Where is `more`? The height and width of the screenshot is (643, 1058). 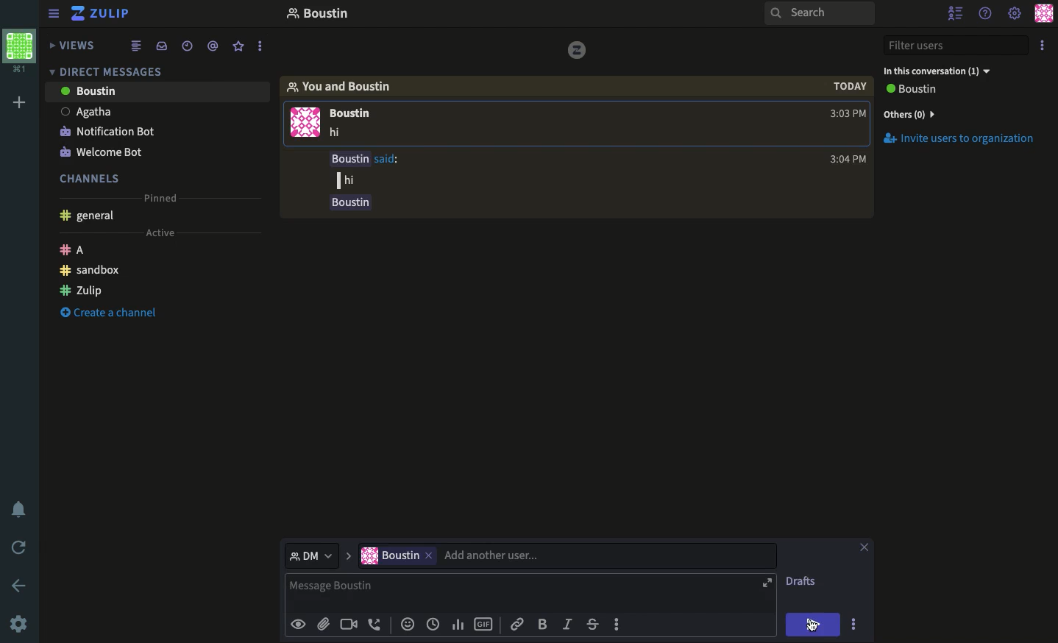 more is located at coordinates (261, 47).